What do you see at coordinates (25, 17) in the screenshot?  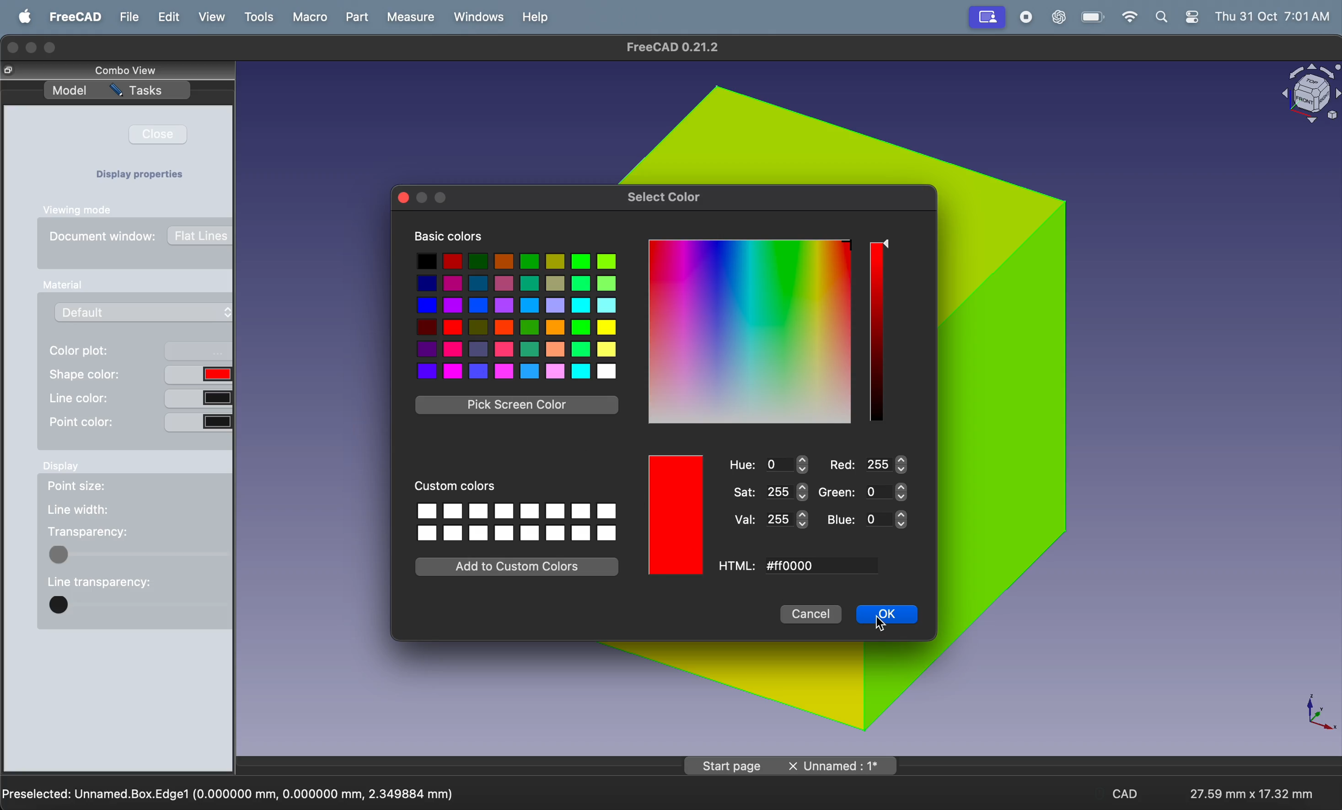 I see `apple menu` at bounding box center [25, 17].